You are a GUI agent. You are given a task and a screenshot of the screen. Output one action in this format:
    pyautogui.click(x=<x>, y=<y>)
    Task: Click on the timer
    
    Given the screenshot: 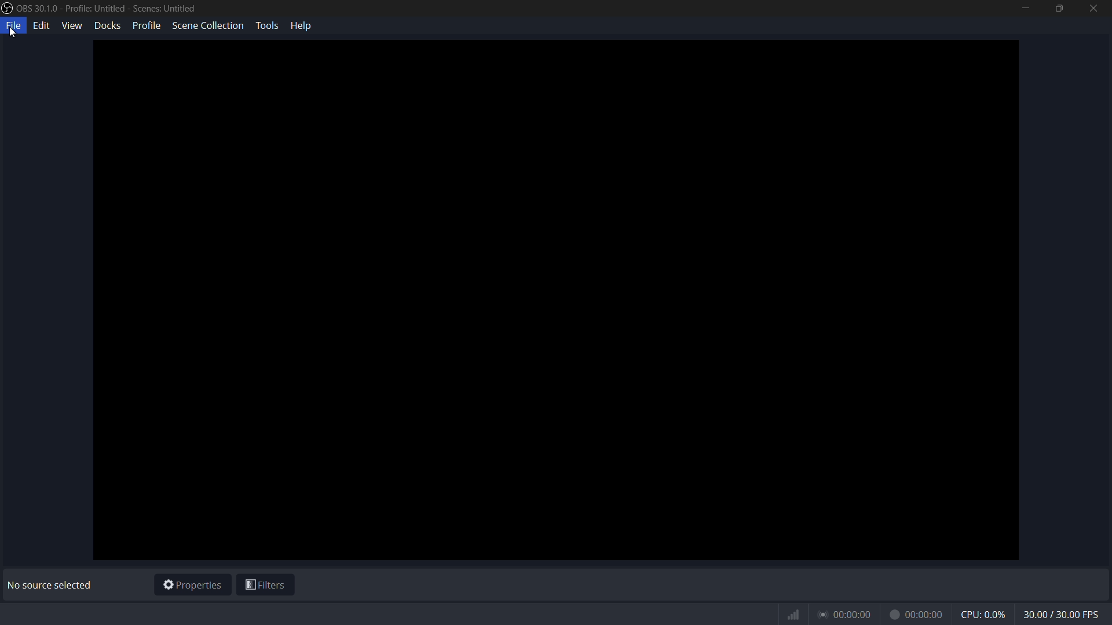 What is the action you would take?
    pyautogui.click(x=865, y=615)
    